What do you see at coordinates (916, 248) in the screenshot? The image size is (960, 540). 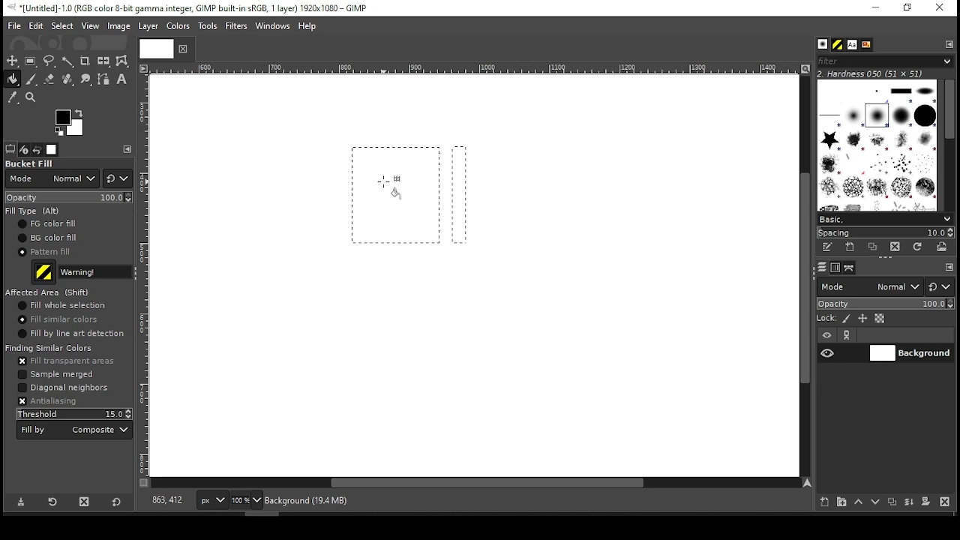 I see `refresh brushes` at bounding box center [916, 248].